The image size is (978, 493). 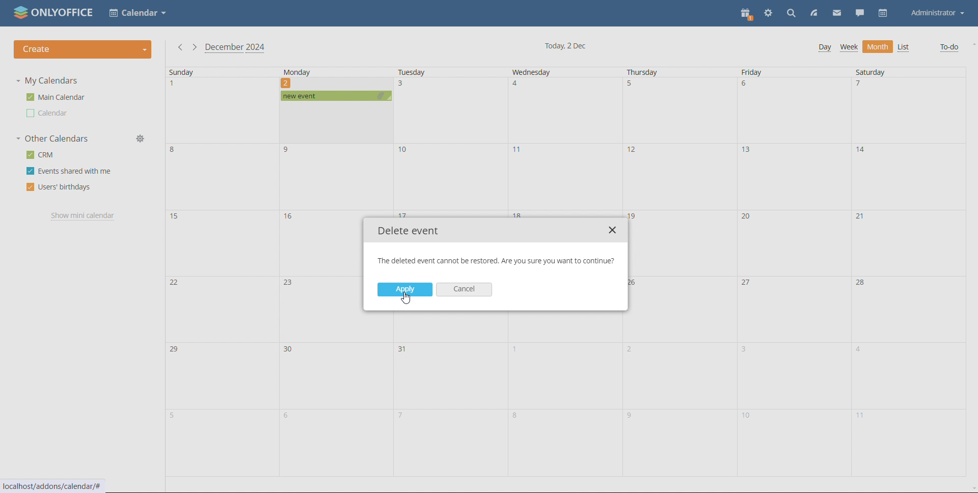 I want to click on 23, so click(x=290, y=285).